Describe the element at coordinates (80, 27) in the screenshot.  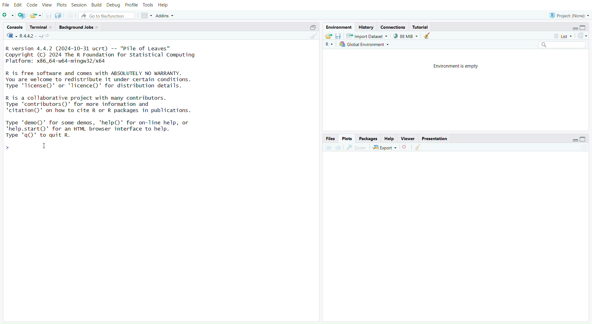
I see `background jobs` at that location.